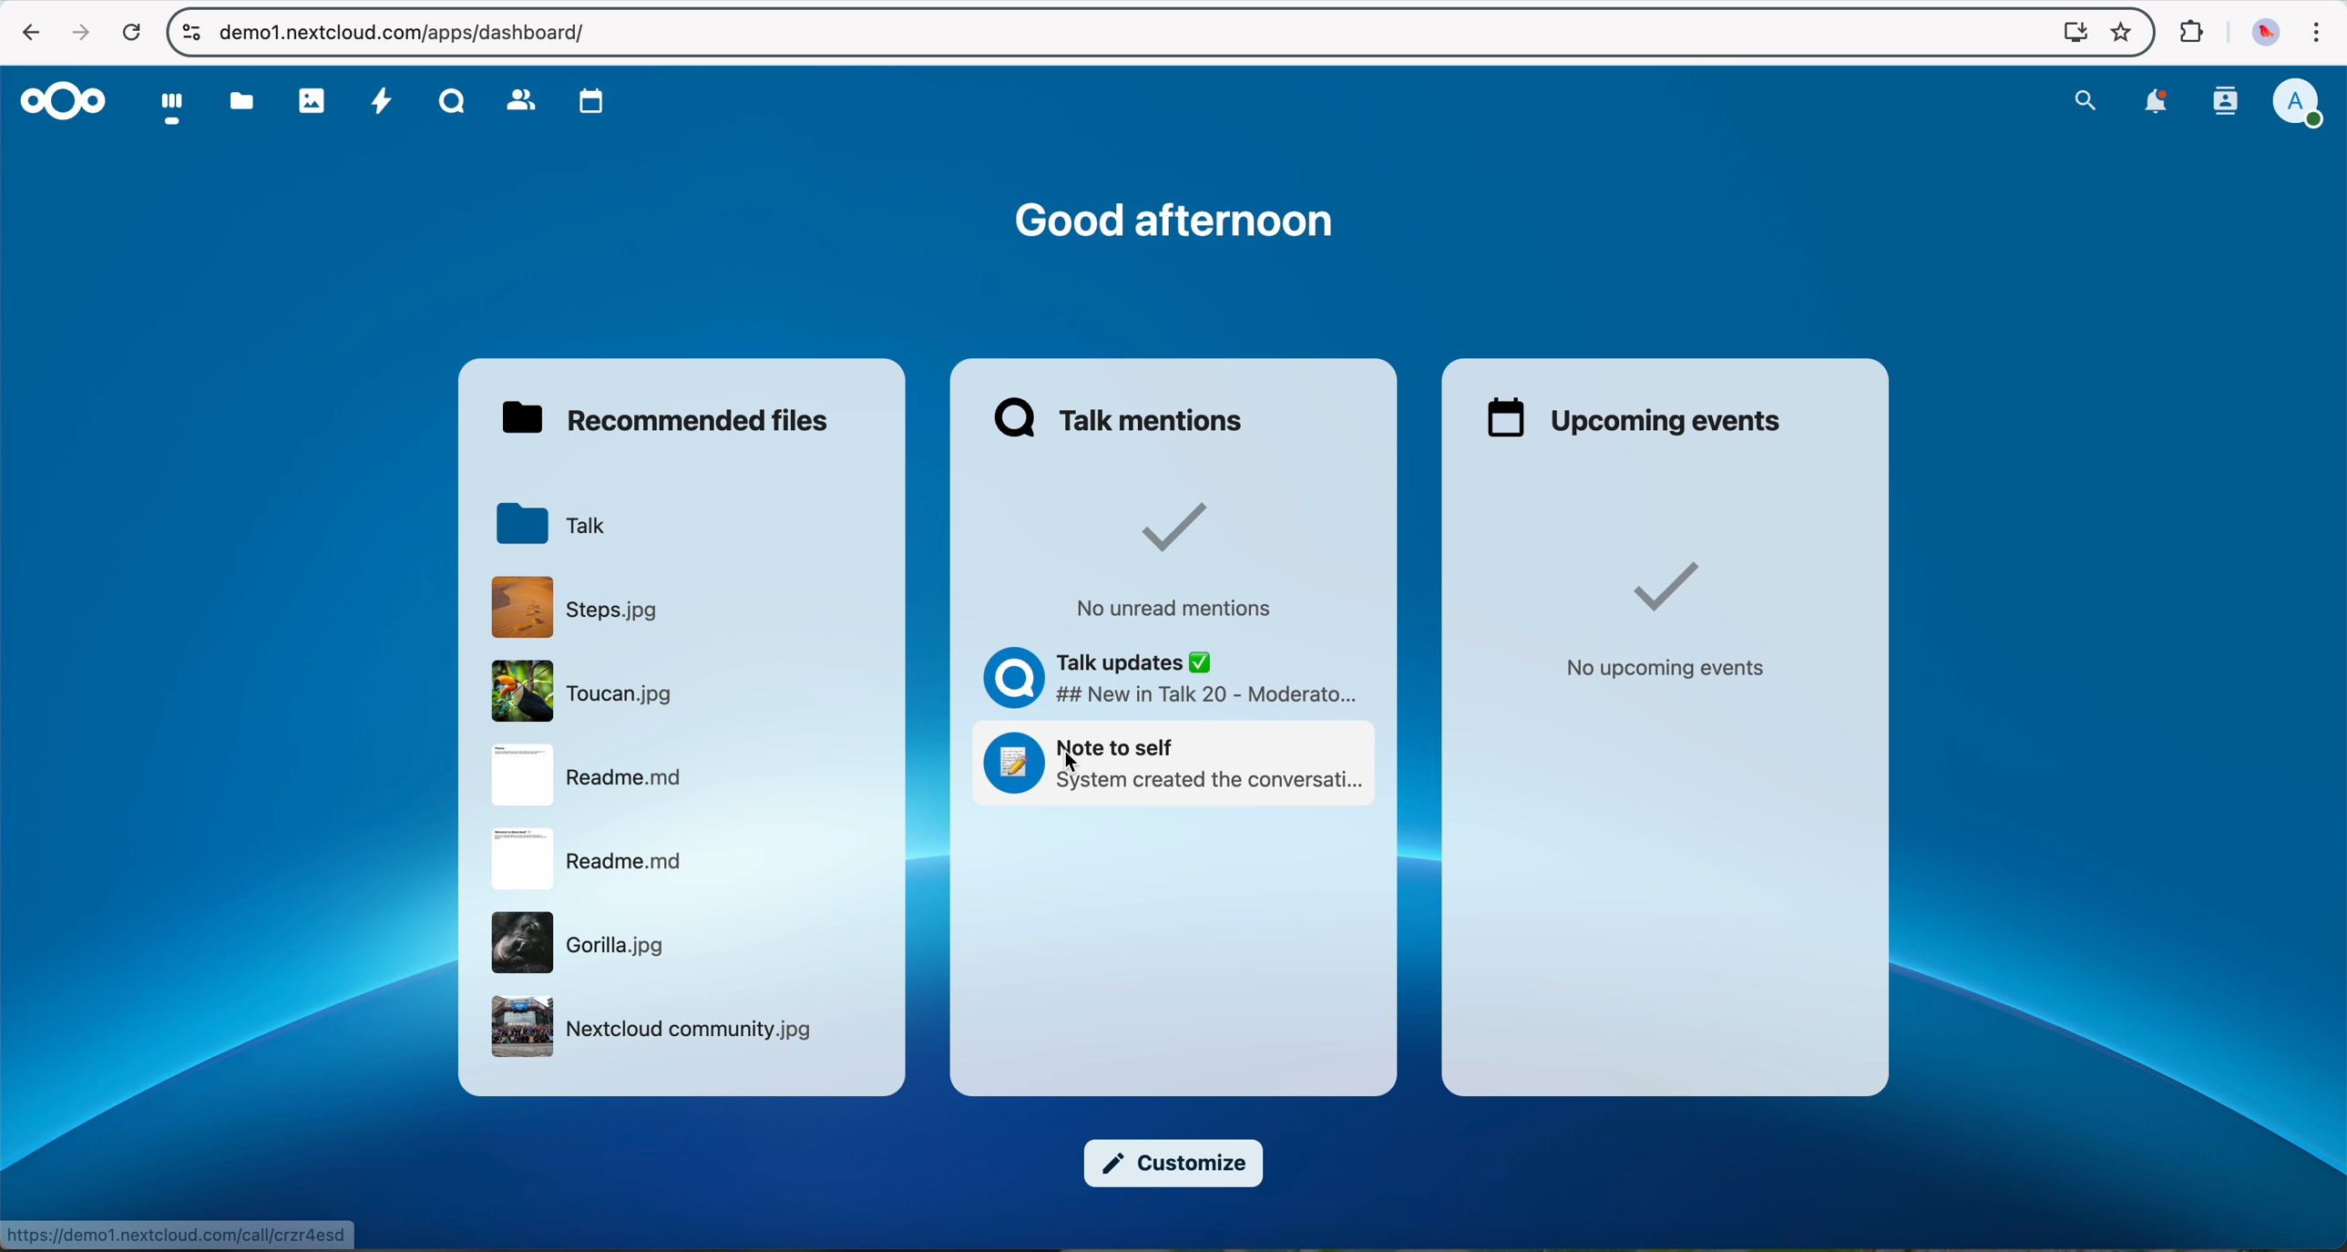  Describe the element at coordinates (130, 31) in the screenshot. I see `refresh the page` at that location.